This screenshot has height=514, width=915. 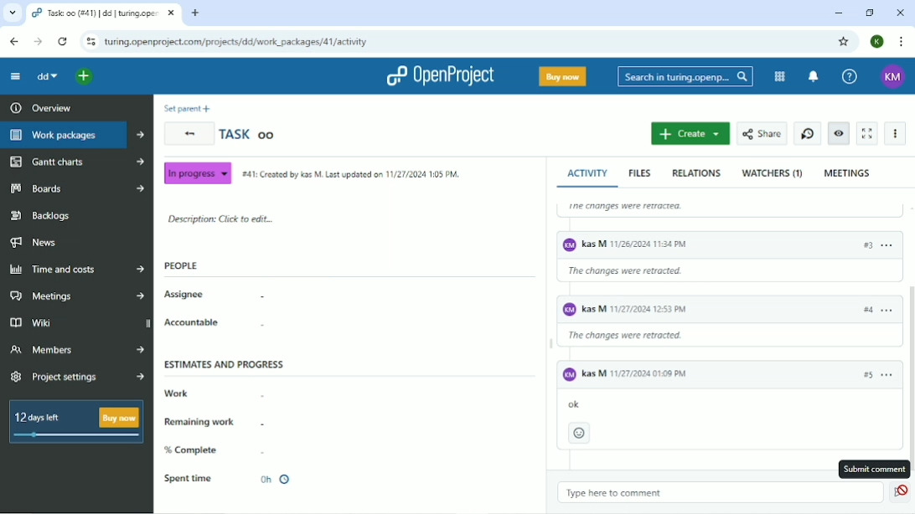 I want to click on 12 days left Buy now, so click(x=73, y=421).